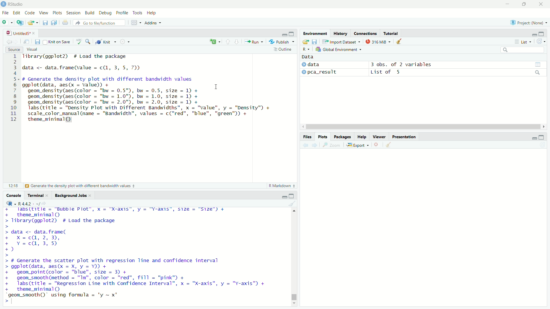 The image size is (550, 309). Describe the element at coordinates (386, 72) in the screenshot. I see `List of 5` at that location.